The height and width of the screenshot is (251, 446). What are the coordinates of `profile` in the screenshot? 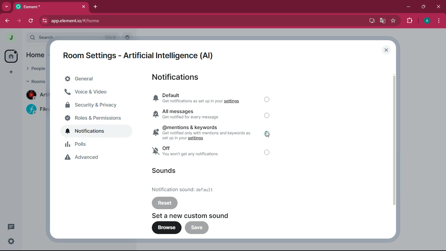 It's located at (427, 21).